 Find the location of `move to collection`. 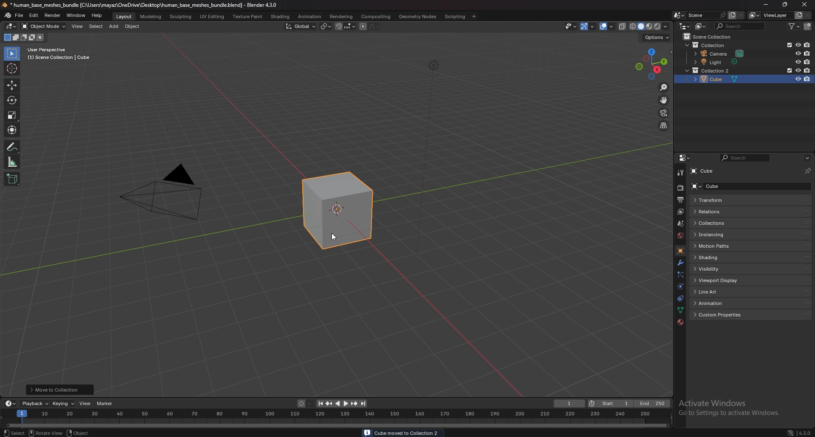

move to collection is located at coordinates (59, 389).